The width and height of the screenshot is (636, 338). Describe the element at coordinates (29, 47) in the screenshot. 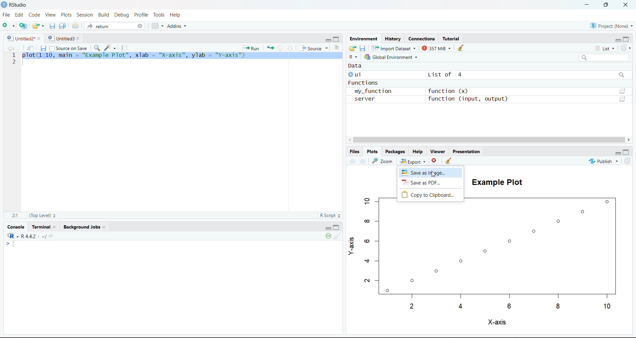

I see `Show in new window` at that location.